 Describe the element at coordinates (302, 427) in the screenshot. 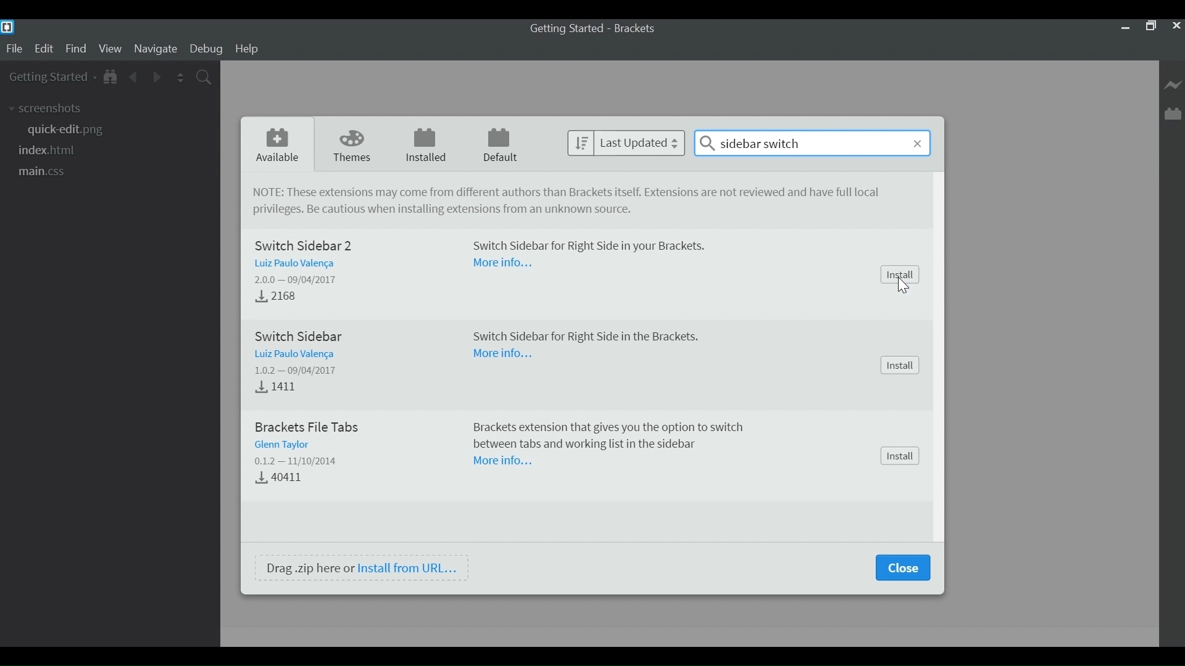

I see `brackets file tabs` at that location.